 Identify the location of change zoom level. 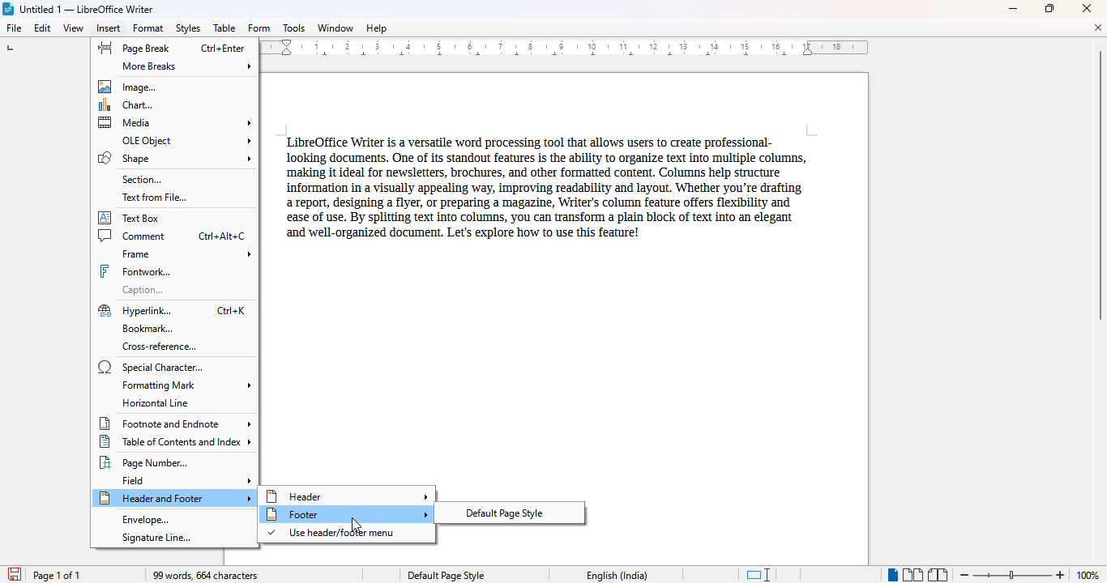
(1011, 573).